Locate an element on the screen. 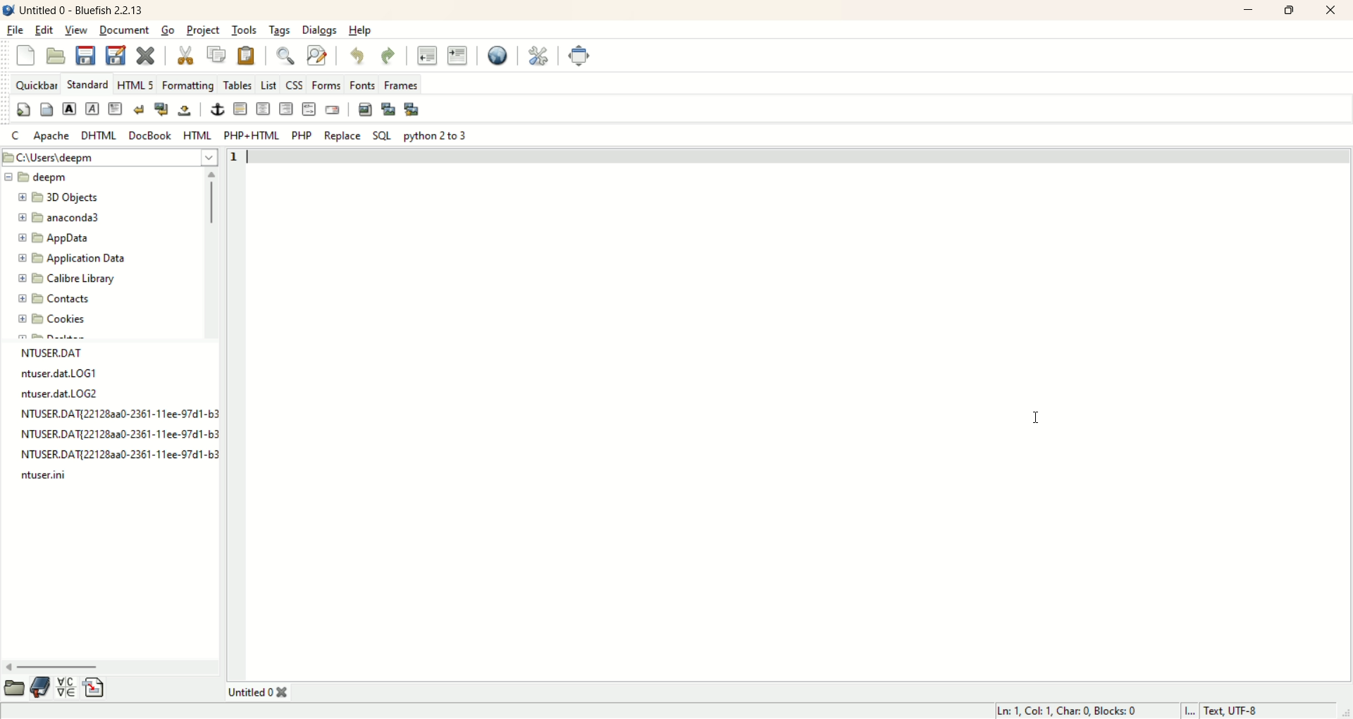 This screenshot has width=1353, height=719. close is located at coordinates (1331, 11).